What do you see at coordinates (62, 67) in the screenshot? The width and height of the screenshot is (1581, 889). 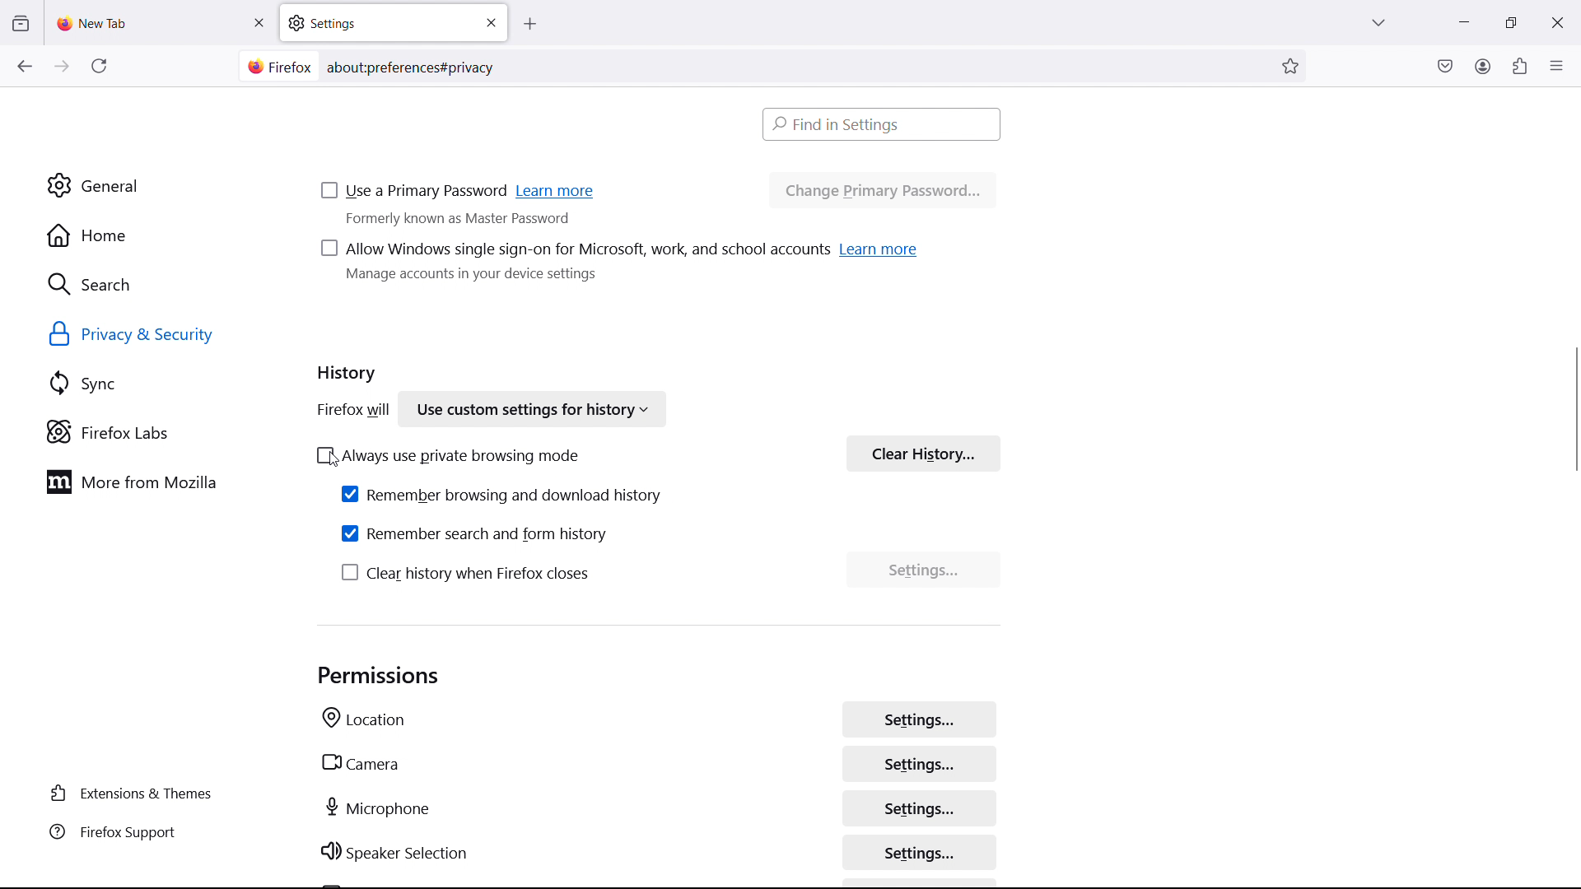 I see `go forward one page, right click or pull down to show history` at bounding box center [62, 67].